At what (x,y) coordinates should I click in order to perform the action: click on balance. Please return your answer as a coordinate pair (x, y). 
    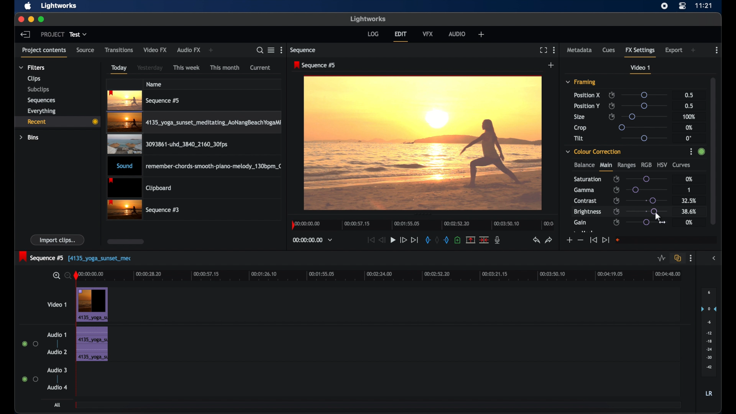
    Looking at the image, I should click on (584, 165).